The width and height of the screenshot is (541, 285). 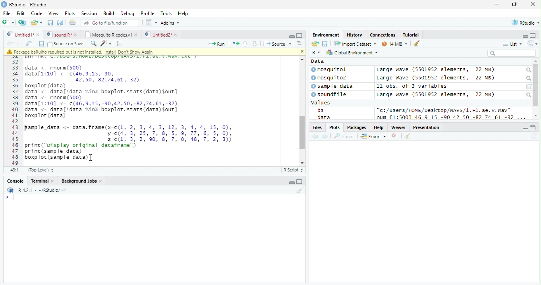 What do you see at coordinates (120, 44) in the screenshot?
I see `Compile report` at bounding box center [120, 44].